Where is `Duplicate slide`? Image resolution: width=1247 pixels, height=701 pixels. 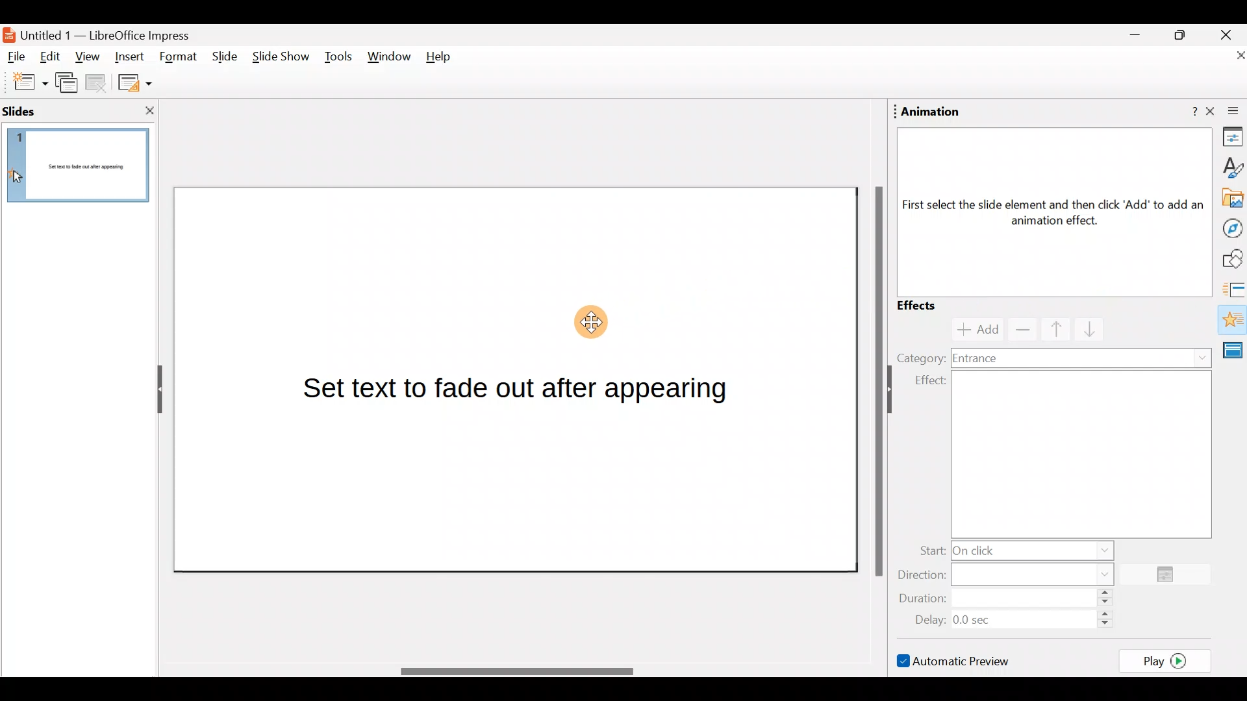 Duplicate slide is located at coordinates (69, 85).